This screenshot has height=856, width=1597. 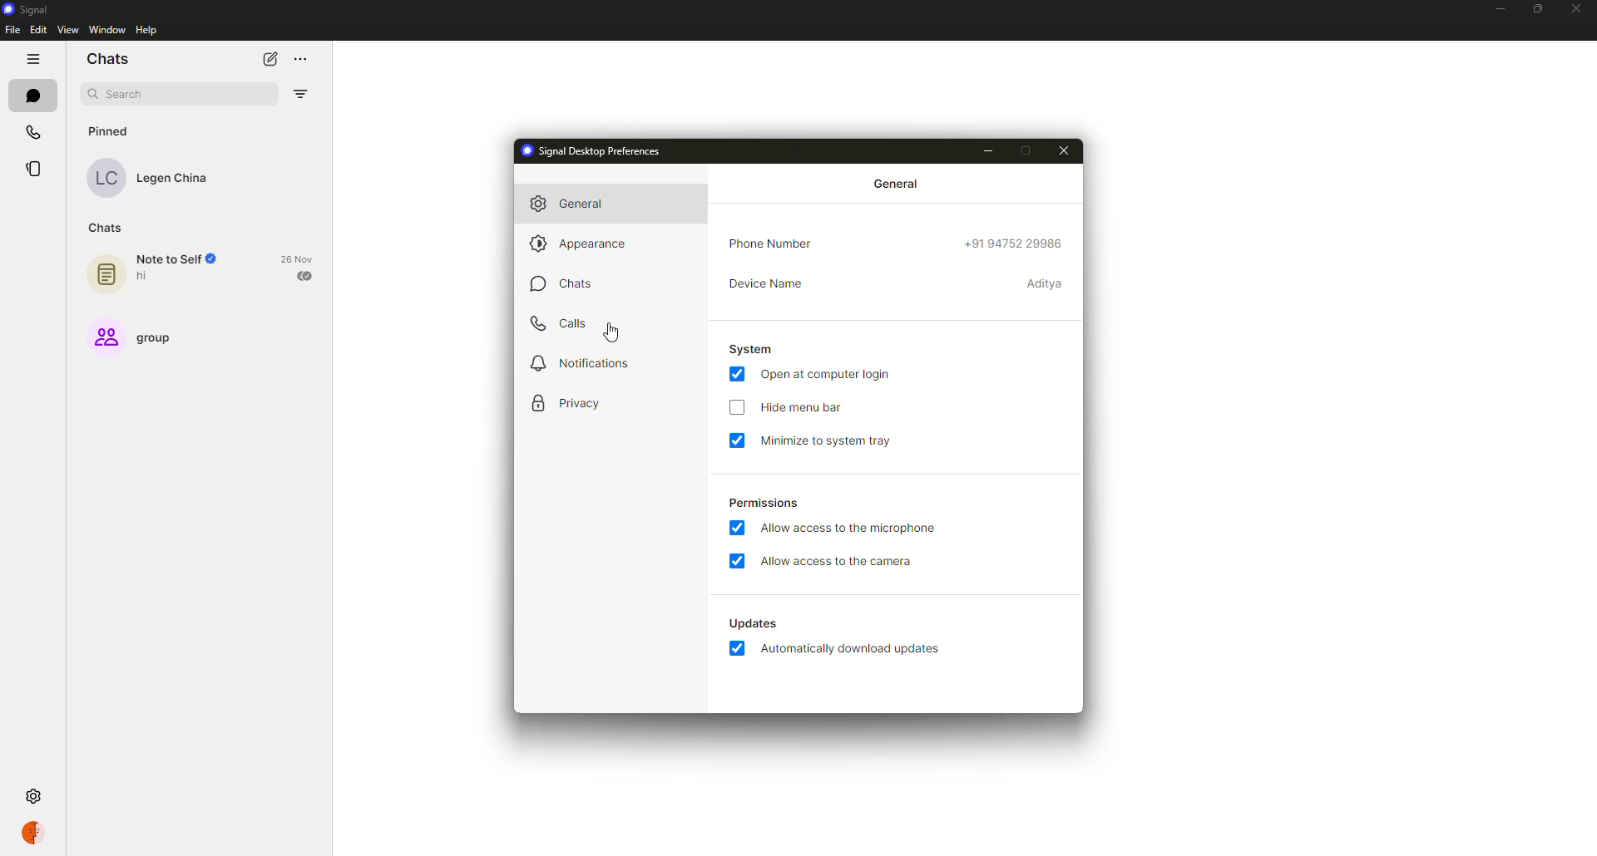 What do you see at coordinates (307, 277) in the screenshot?
I see `Read` at bounding box center [307, 277].